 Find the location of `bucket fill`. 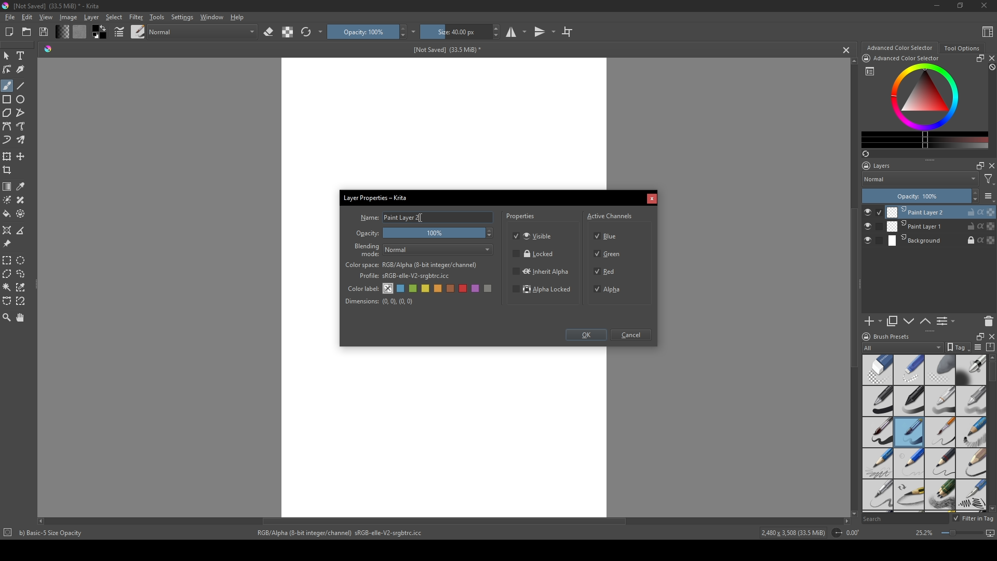

bucket fill is located at coordinates (8, 213).